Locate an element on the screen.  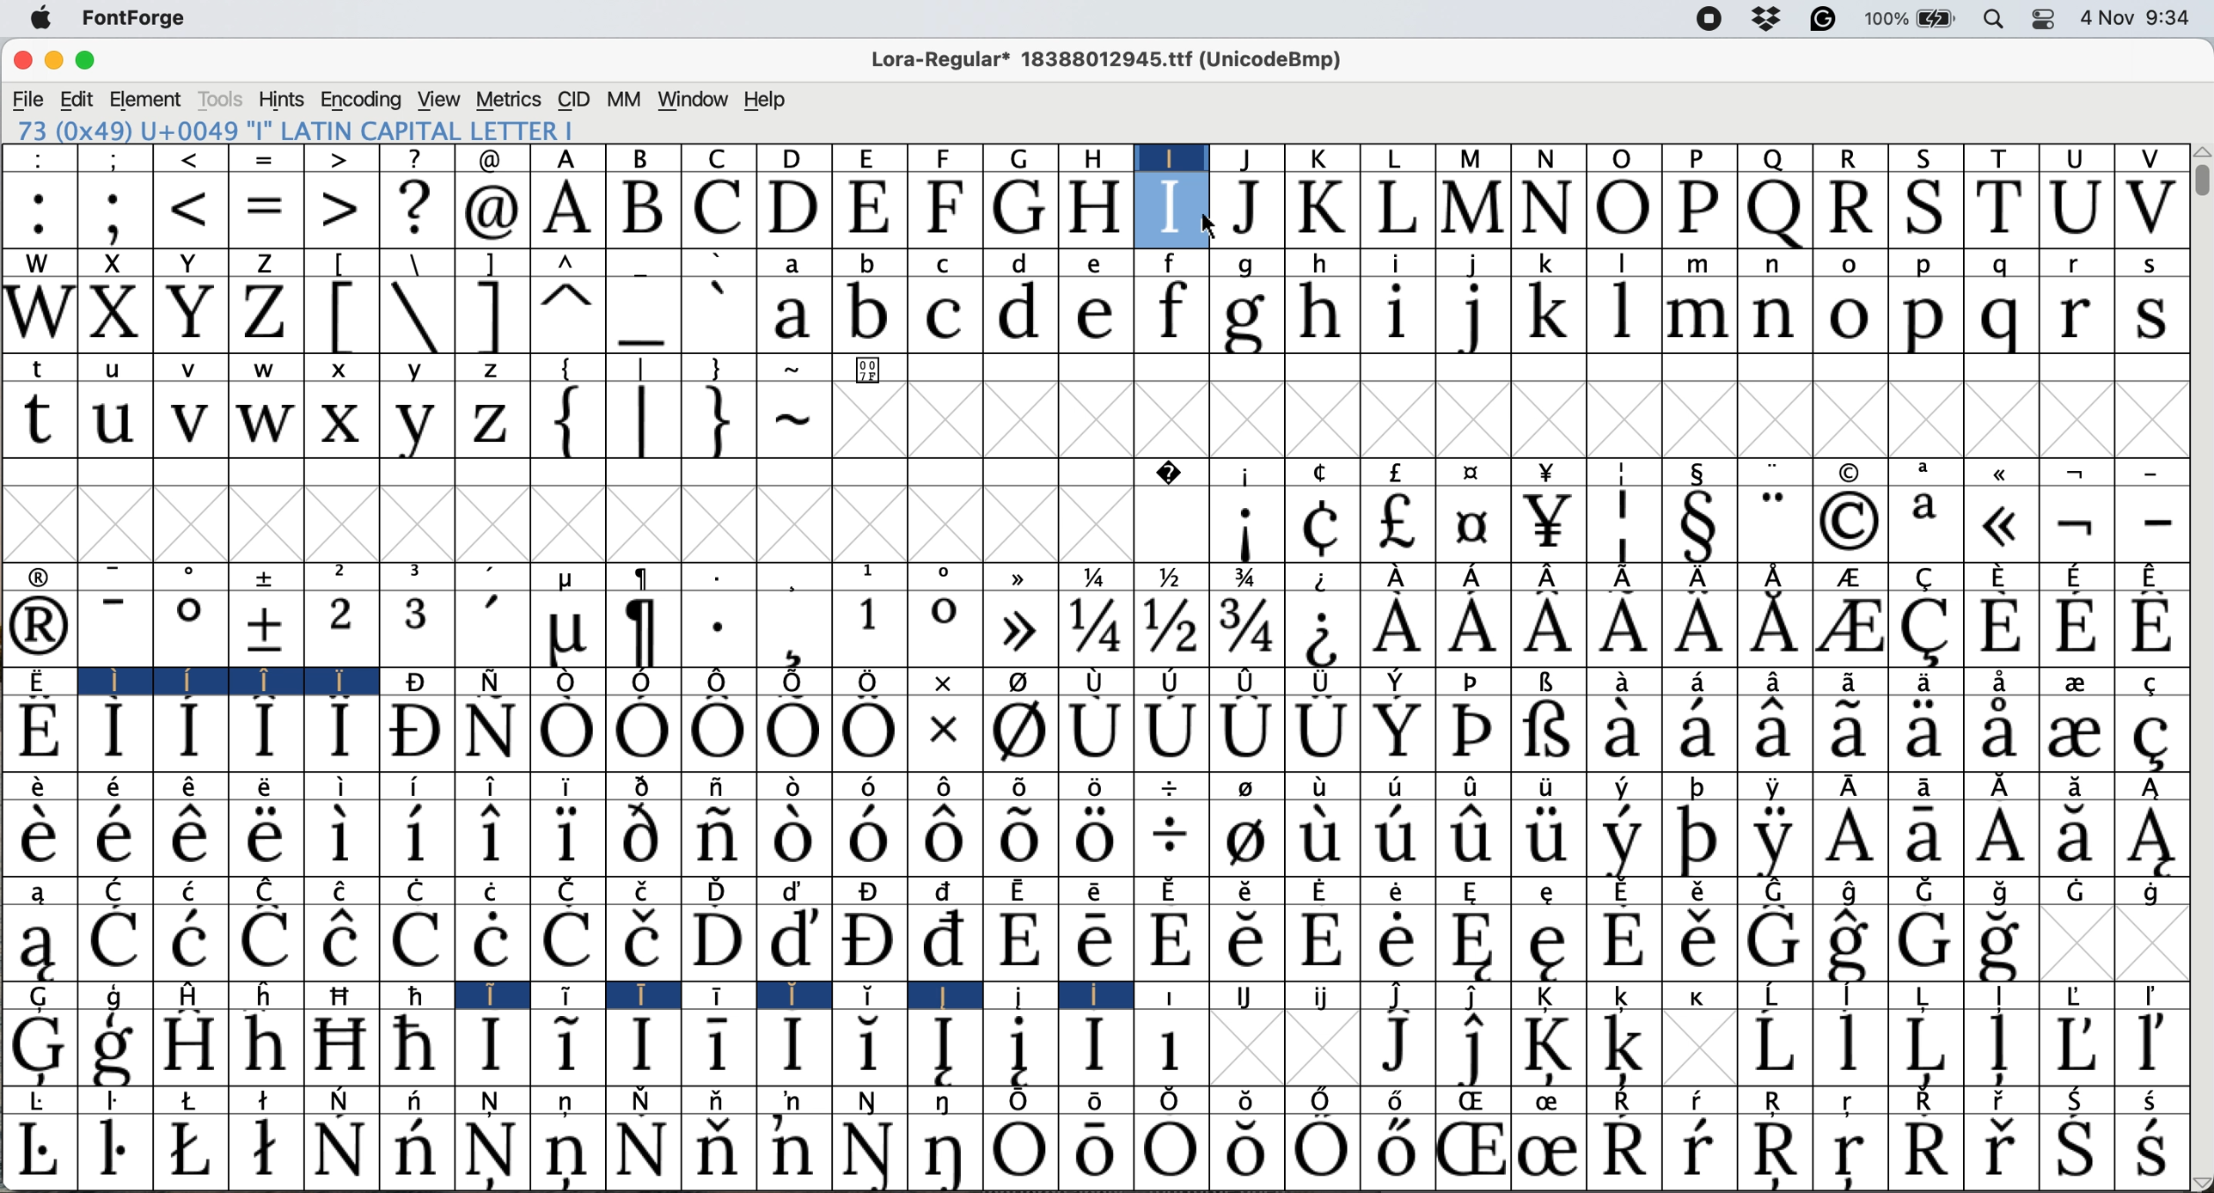
Symbol is located at coordinates (1777, 993).